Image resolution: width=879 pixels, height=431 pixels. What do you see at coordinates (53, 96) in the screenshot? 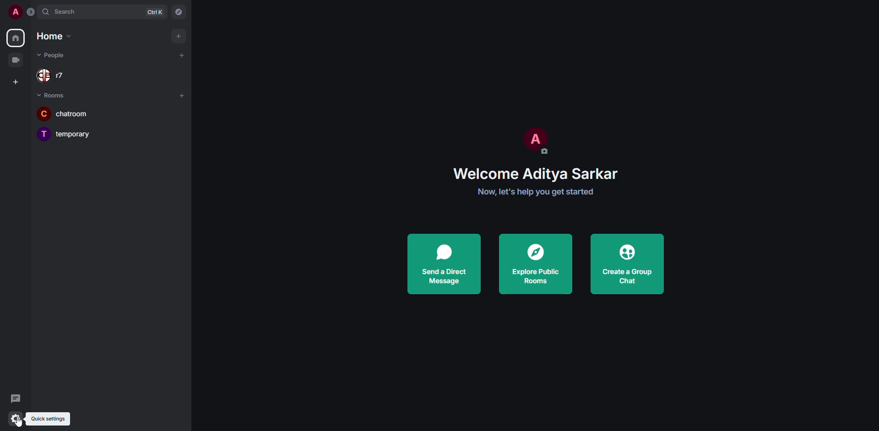
I see `room` at bounding box center [53, 96].